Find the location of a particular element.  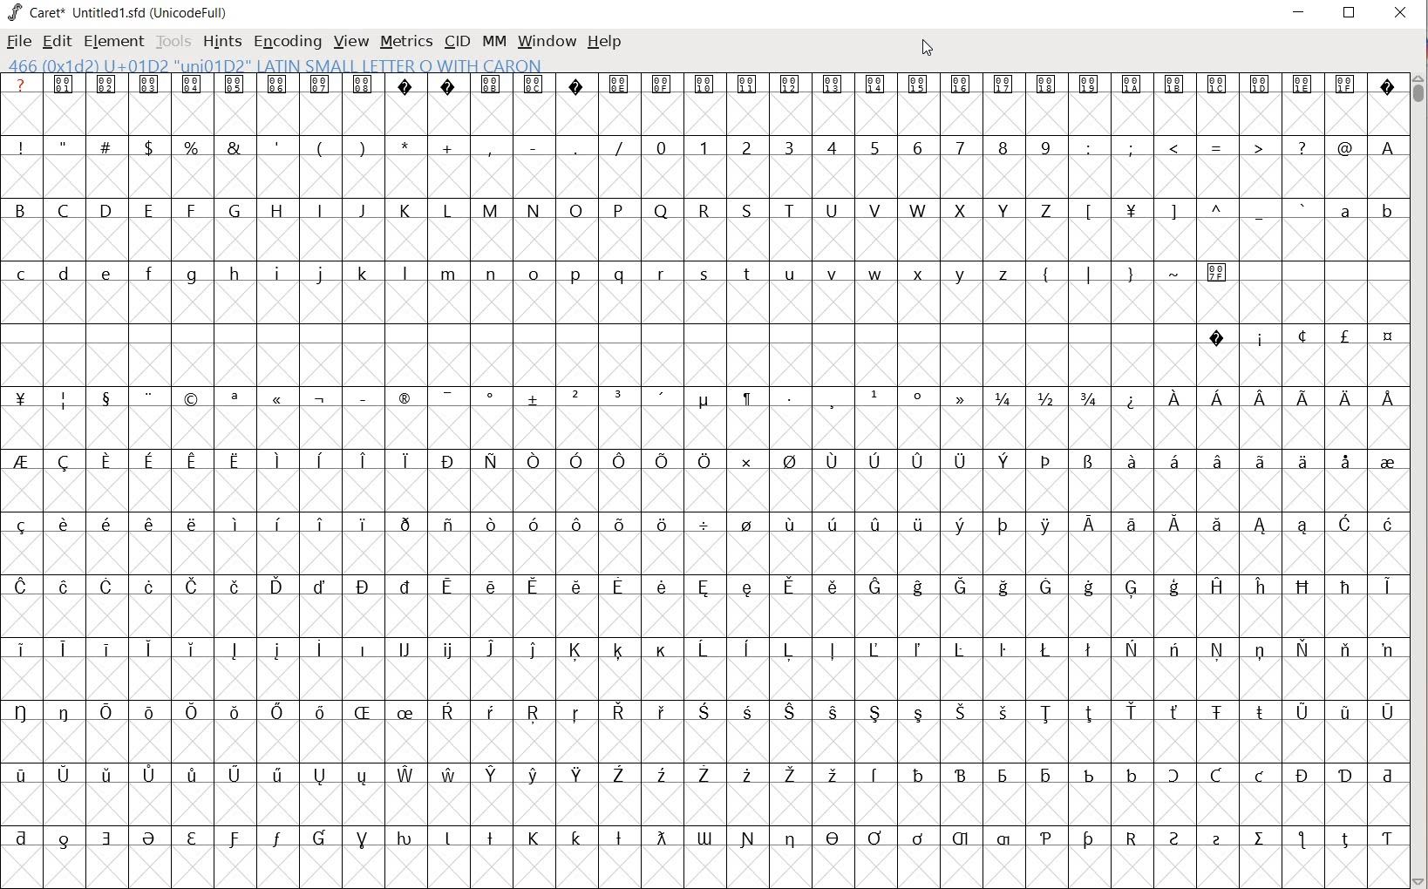

SCROLLBAR is located at coordinates (1419, 478).